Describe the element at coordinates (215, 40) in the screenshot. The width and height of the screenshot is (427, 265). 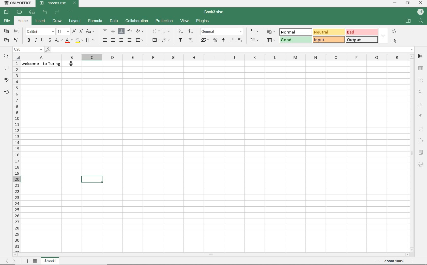
I see `percent style` at that location.